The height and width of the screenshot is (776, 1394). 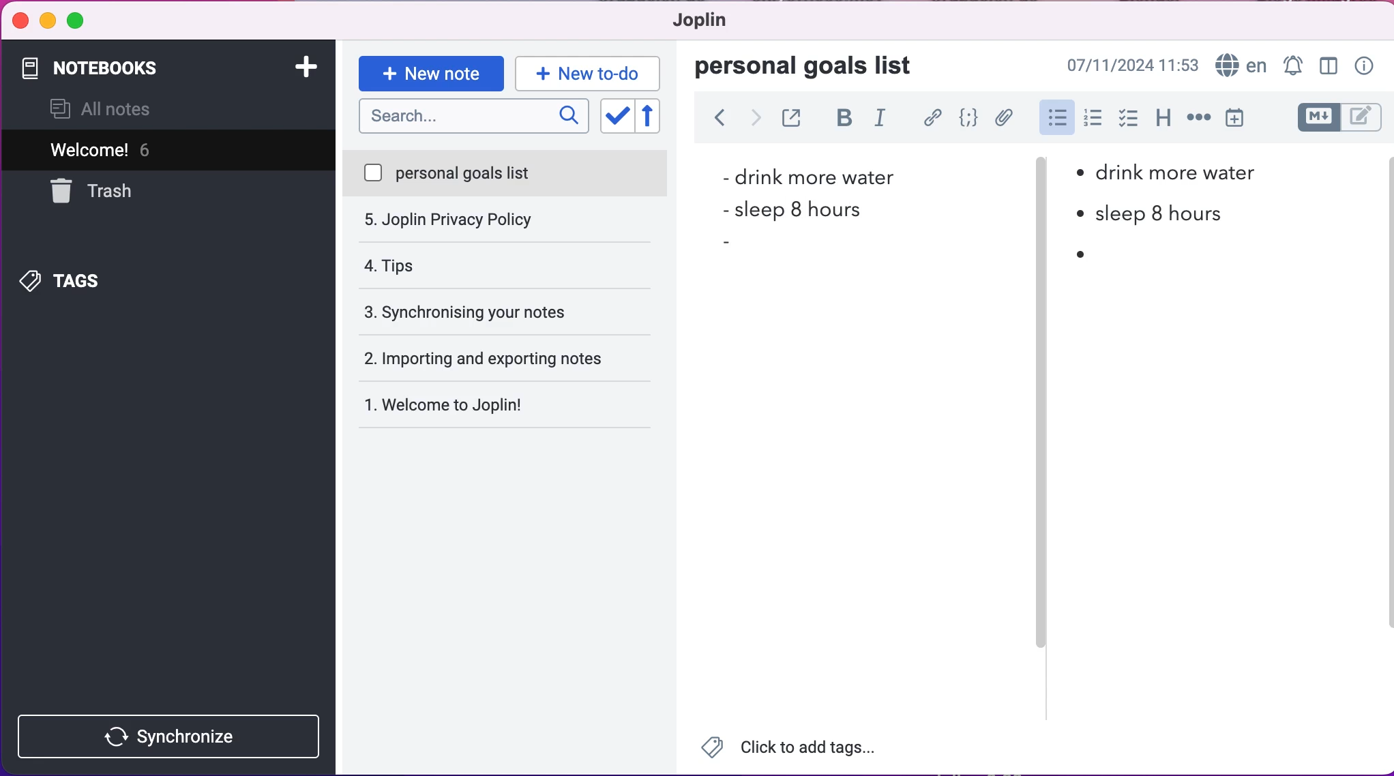 What do you see at coordinates (1365, 64) in the screenshot?
I see `note properties` at bounding box center [1365, 64].